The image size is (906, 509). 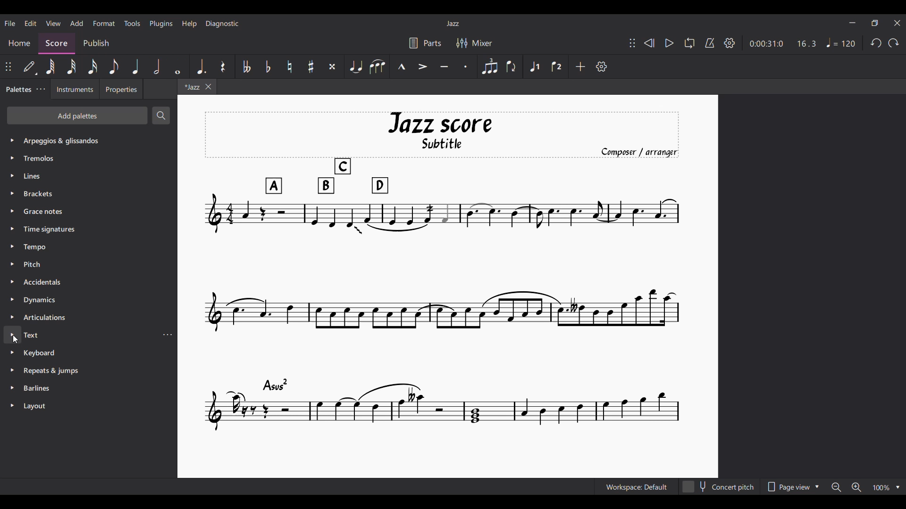 I want to click on , so click(x=39, y=264).